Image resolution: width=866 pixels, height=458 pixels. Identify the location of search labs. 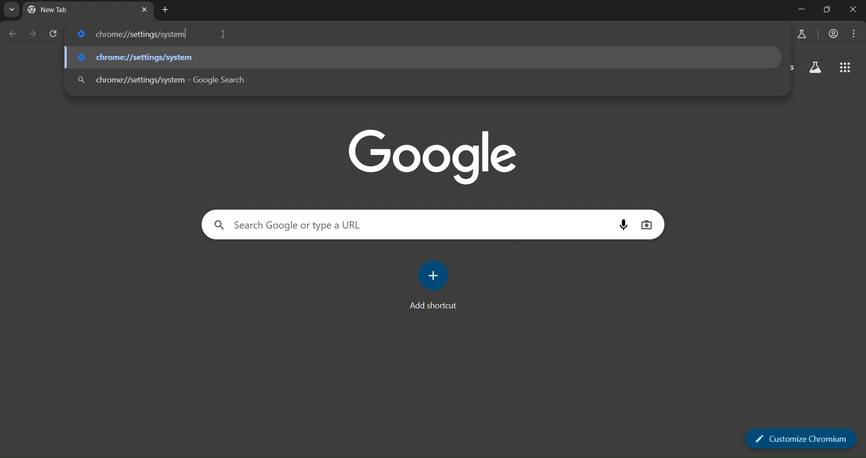
(815, 69).